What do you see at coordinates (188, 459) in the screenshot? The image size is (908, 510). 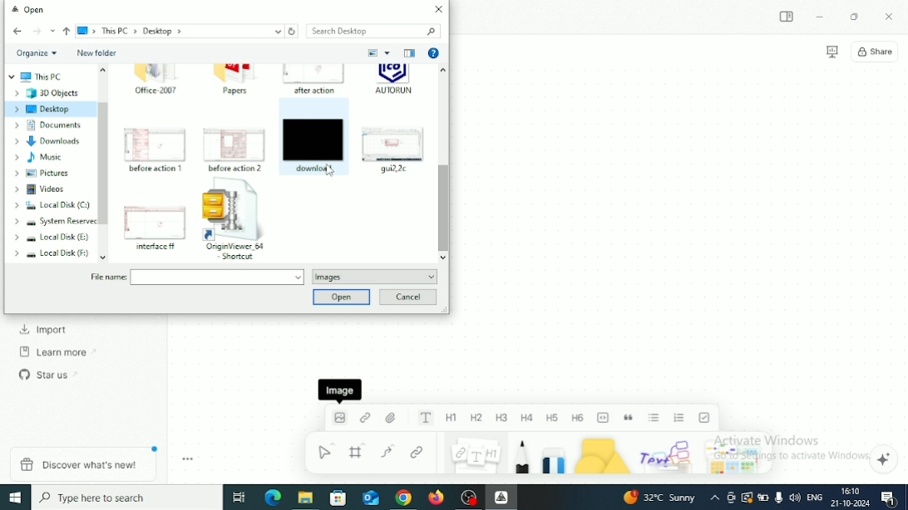 I see `Toggle zoom tool bar` at bounding box center [188, 459].